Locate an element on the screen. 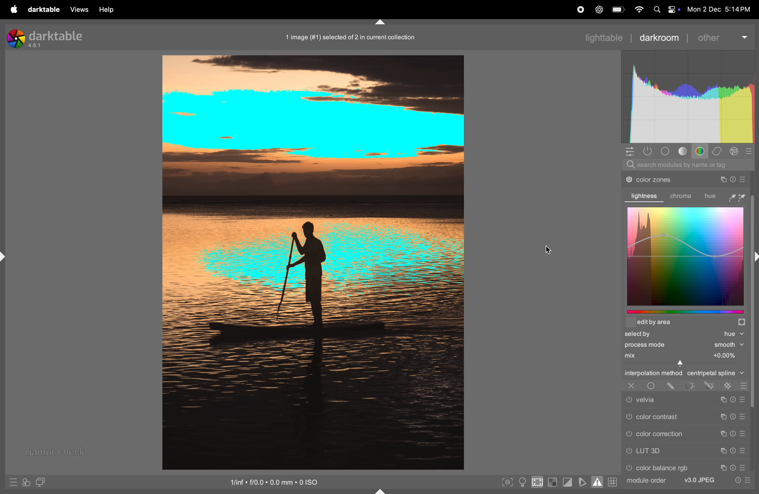 The image size is (759, 494). Copy is located at coordinates (723, 416).